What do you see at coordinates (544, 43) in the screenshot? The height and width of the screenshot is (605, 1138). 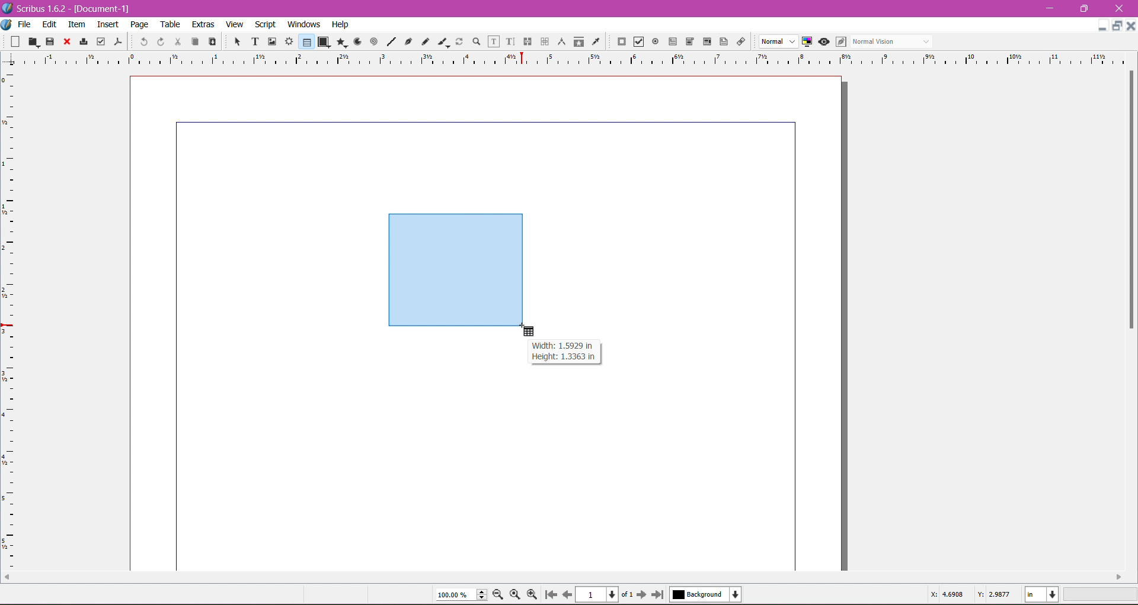 I see `Unlink Text Frames` at bounding box center [544, 43].